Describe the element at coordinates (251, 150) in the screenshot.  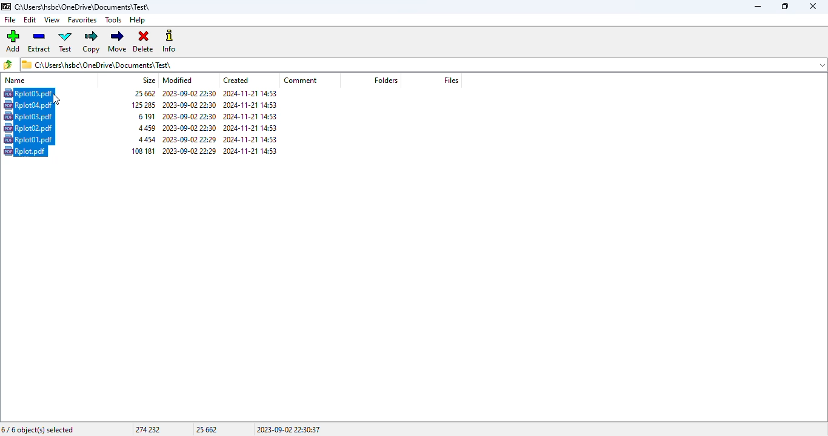
I see `created date & time` at that location.